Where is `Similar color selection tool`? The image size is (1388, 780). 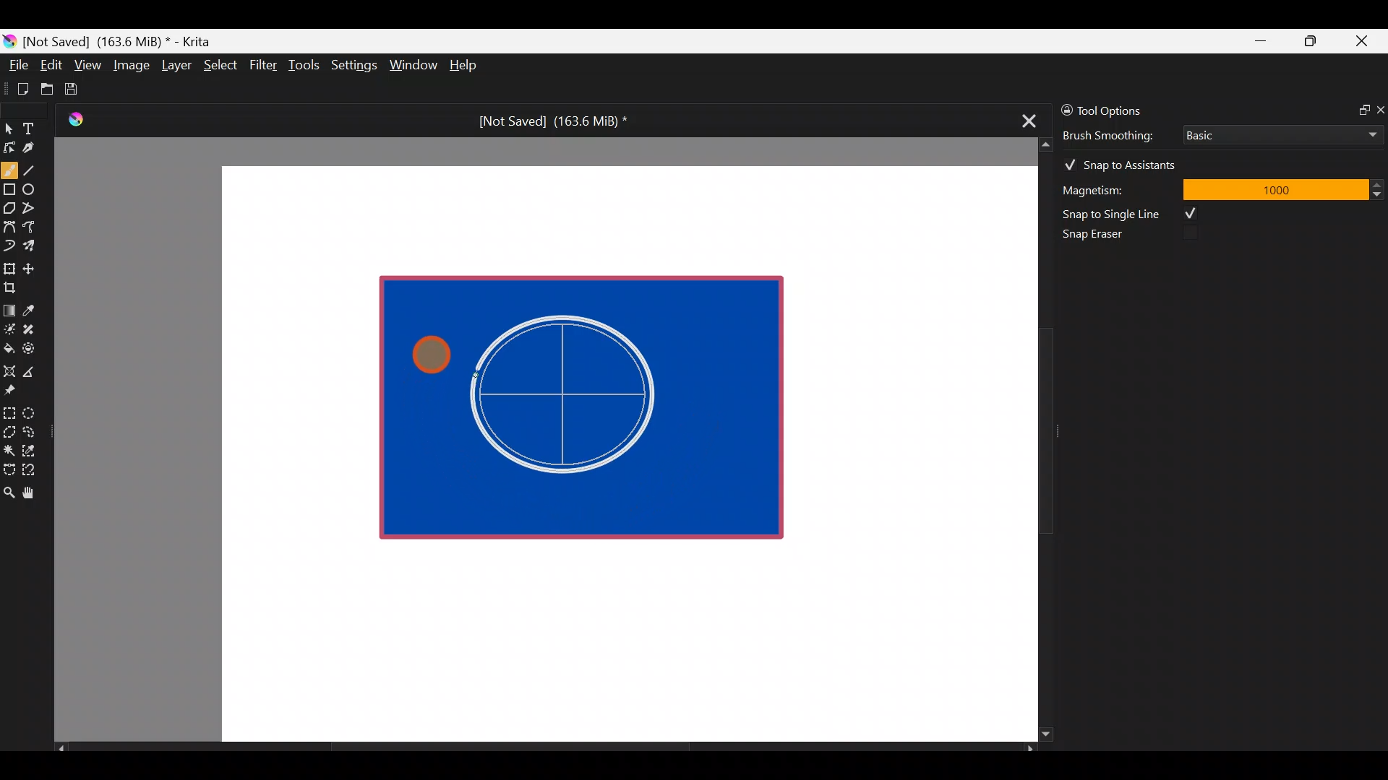 Similar color selection tool is located at coordinates (31, 449).